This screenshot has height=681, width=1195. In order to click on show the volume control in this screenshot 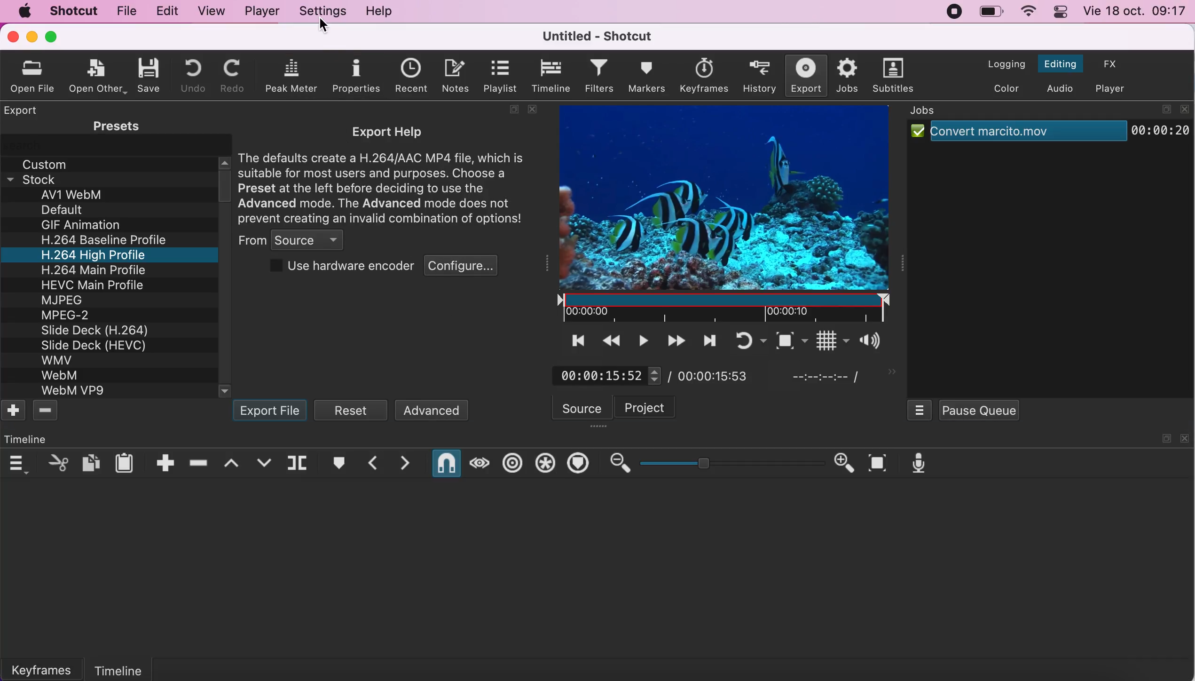, I will do `click(866, 343)`.